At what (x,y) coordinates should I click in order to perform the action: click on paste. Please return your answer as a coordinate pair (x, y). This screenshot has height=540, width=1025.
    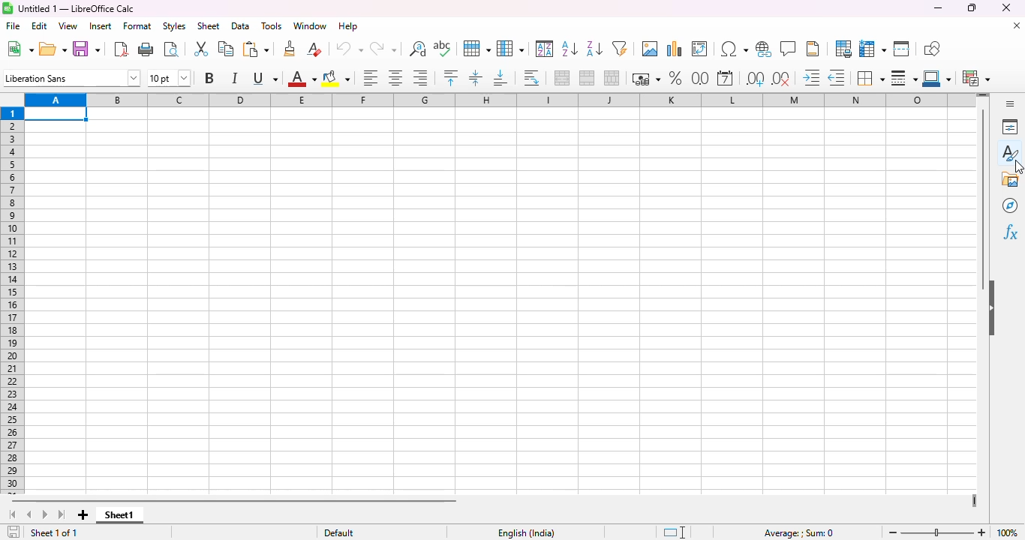
    Looking at the image, I should click on (256, 49).